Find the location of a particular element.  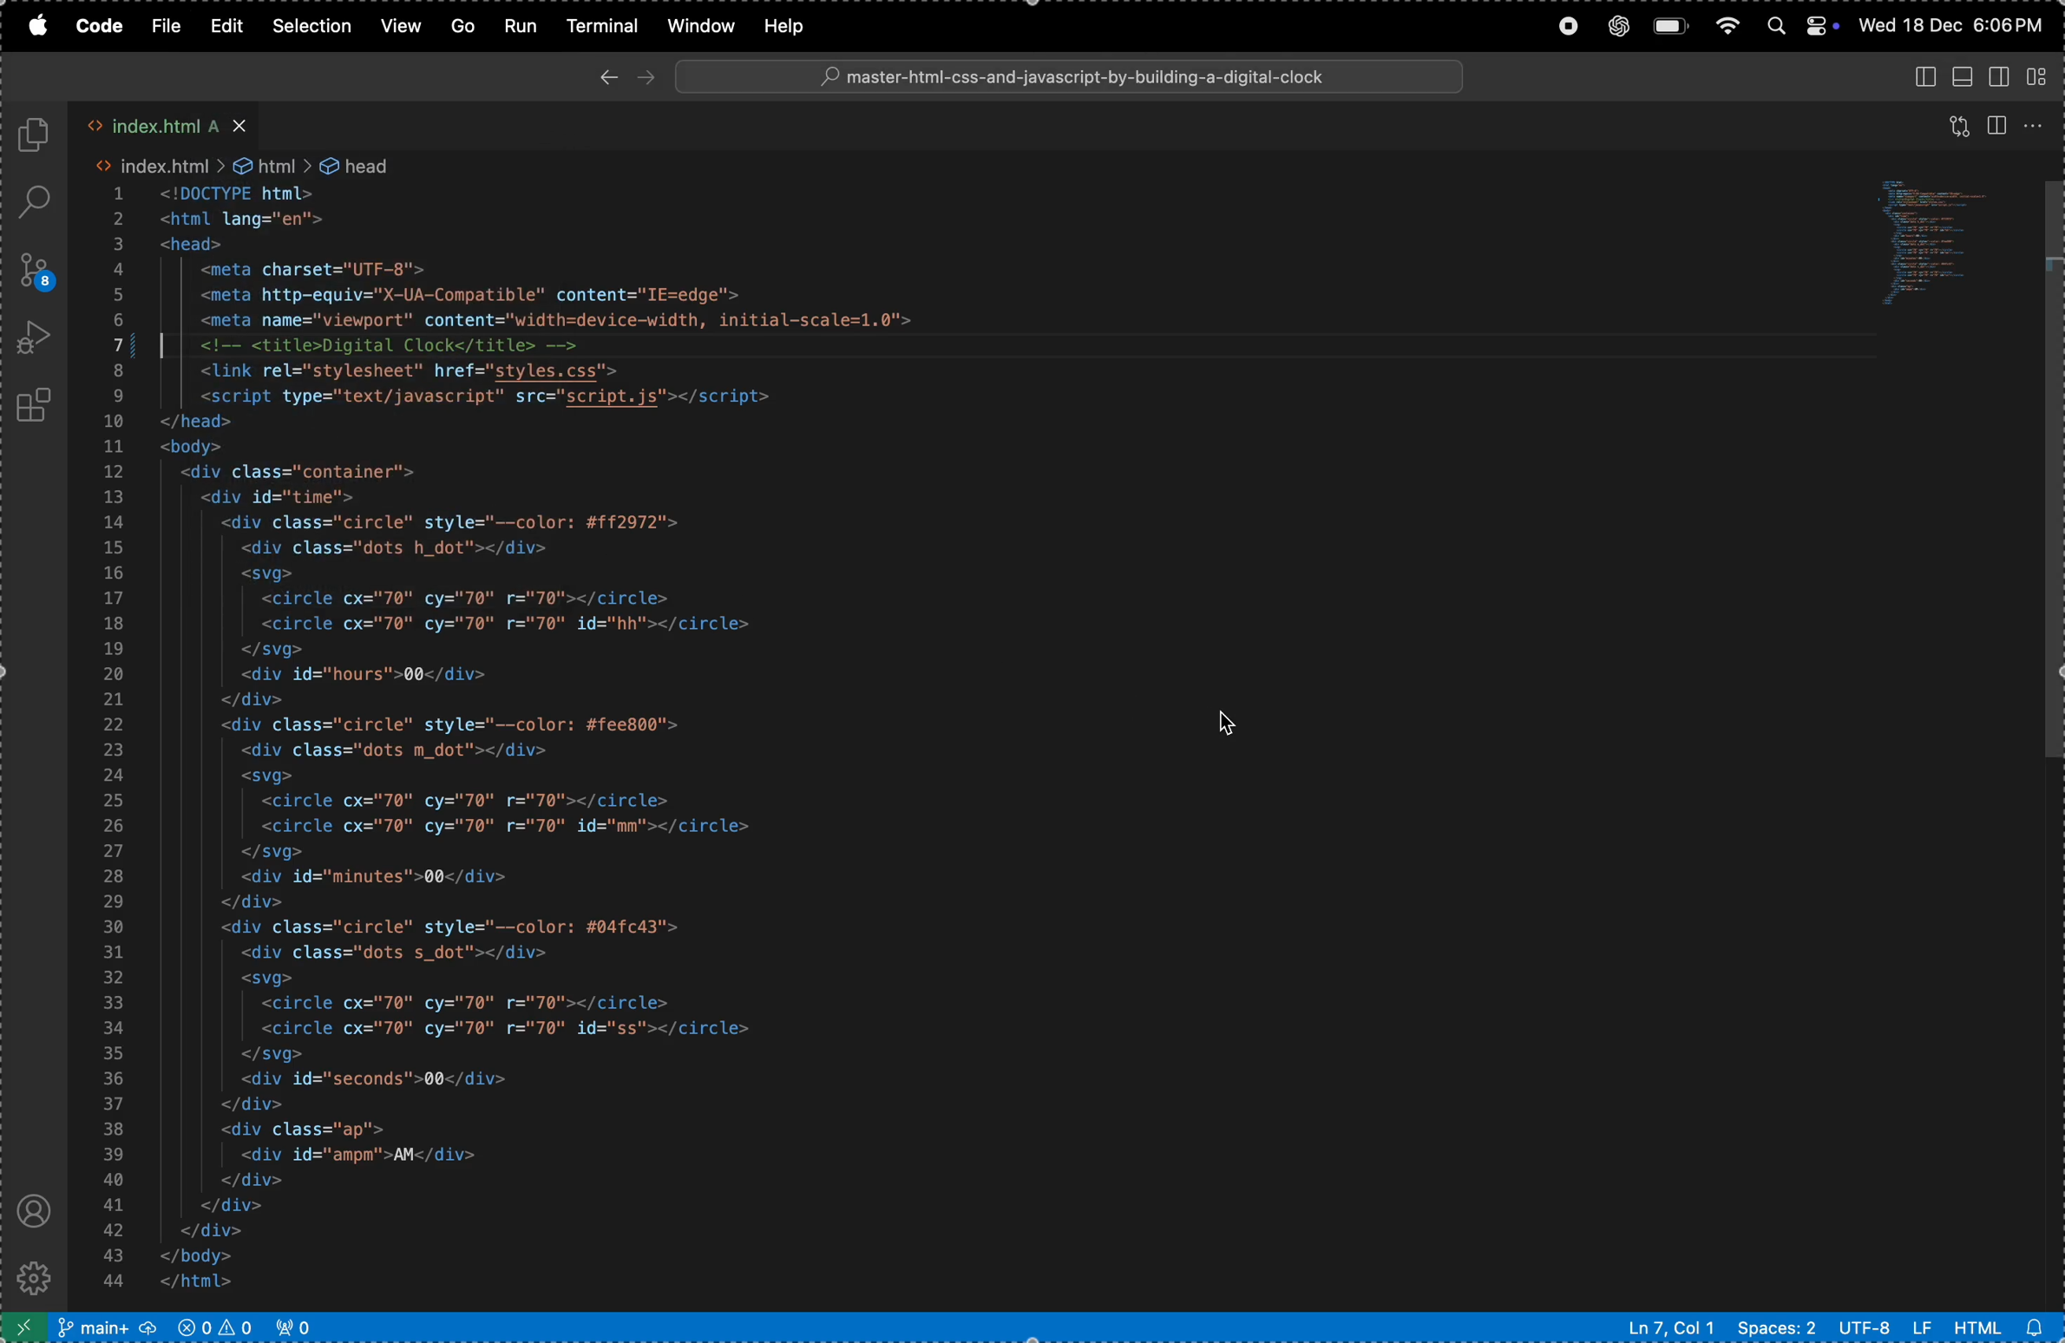

Go is located at coordinates (460, 27).